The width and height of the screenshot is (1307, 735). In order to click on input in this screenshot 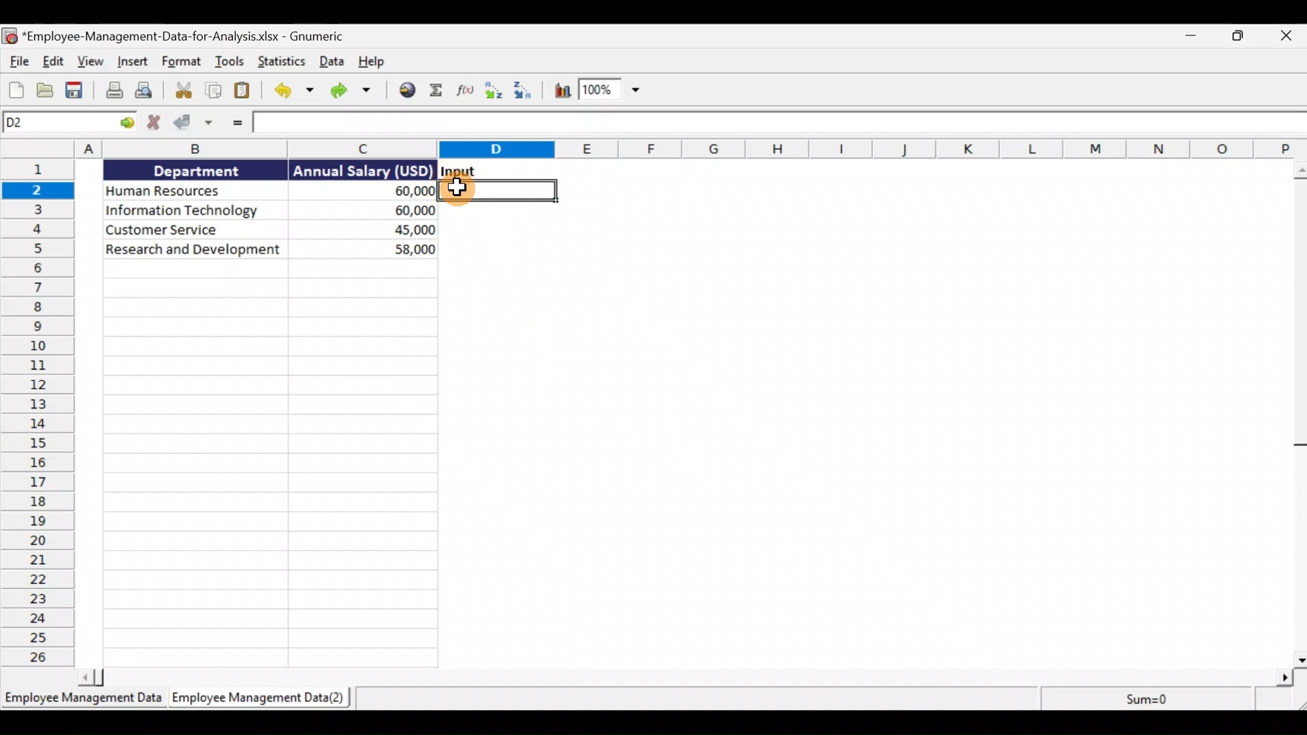, I will do `click(461, 171)`.